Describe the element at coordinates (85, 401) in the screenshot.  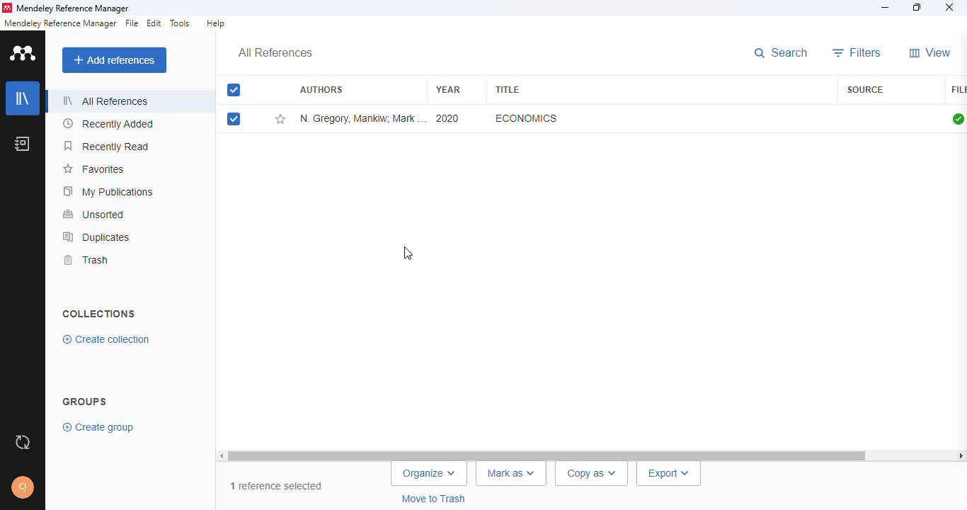
I see `group` at that location.